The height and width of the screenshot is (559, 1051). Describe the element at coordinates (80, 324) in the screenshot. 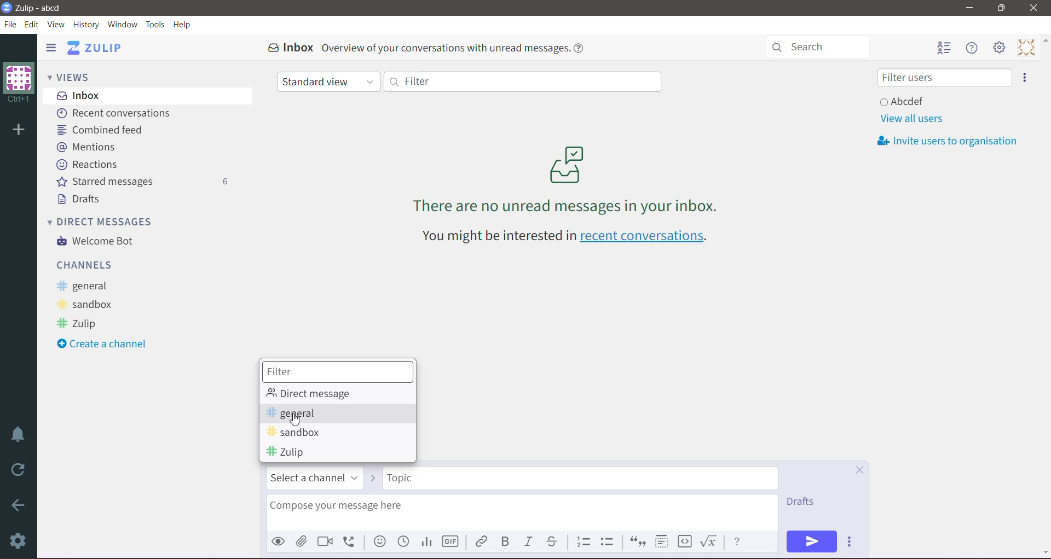

I see `Zulip` at that location.